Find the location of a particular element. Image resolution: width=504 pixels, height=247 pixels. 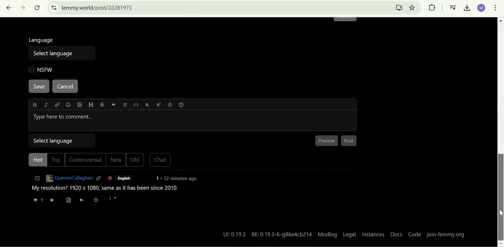

1 upvote is located at coordinates (38, 200).